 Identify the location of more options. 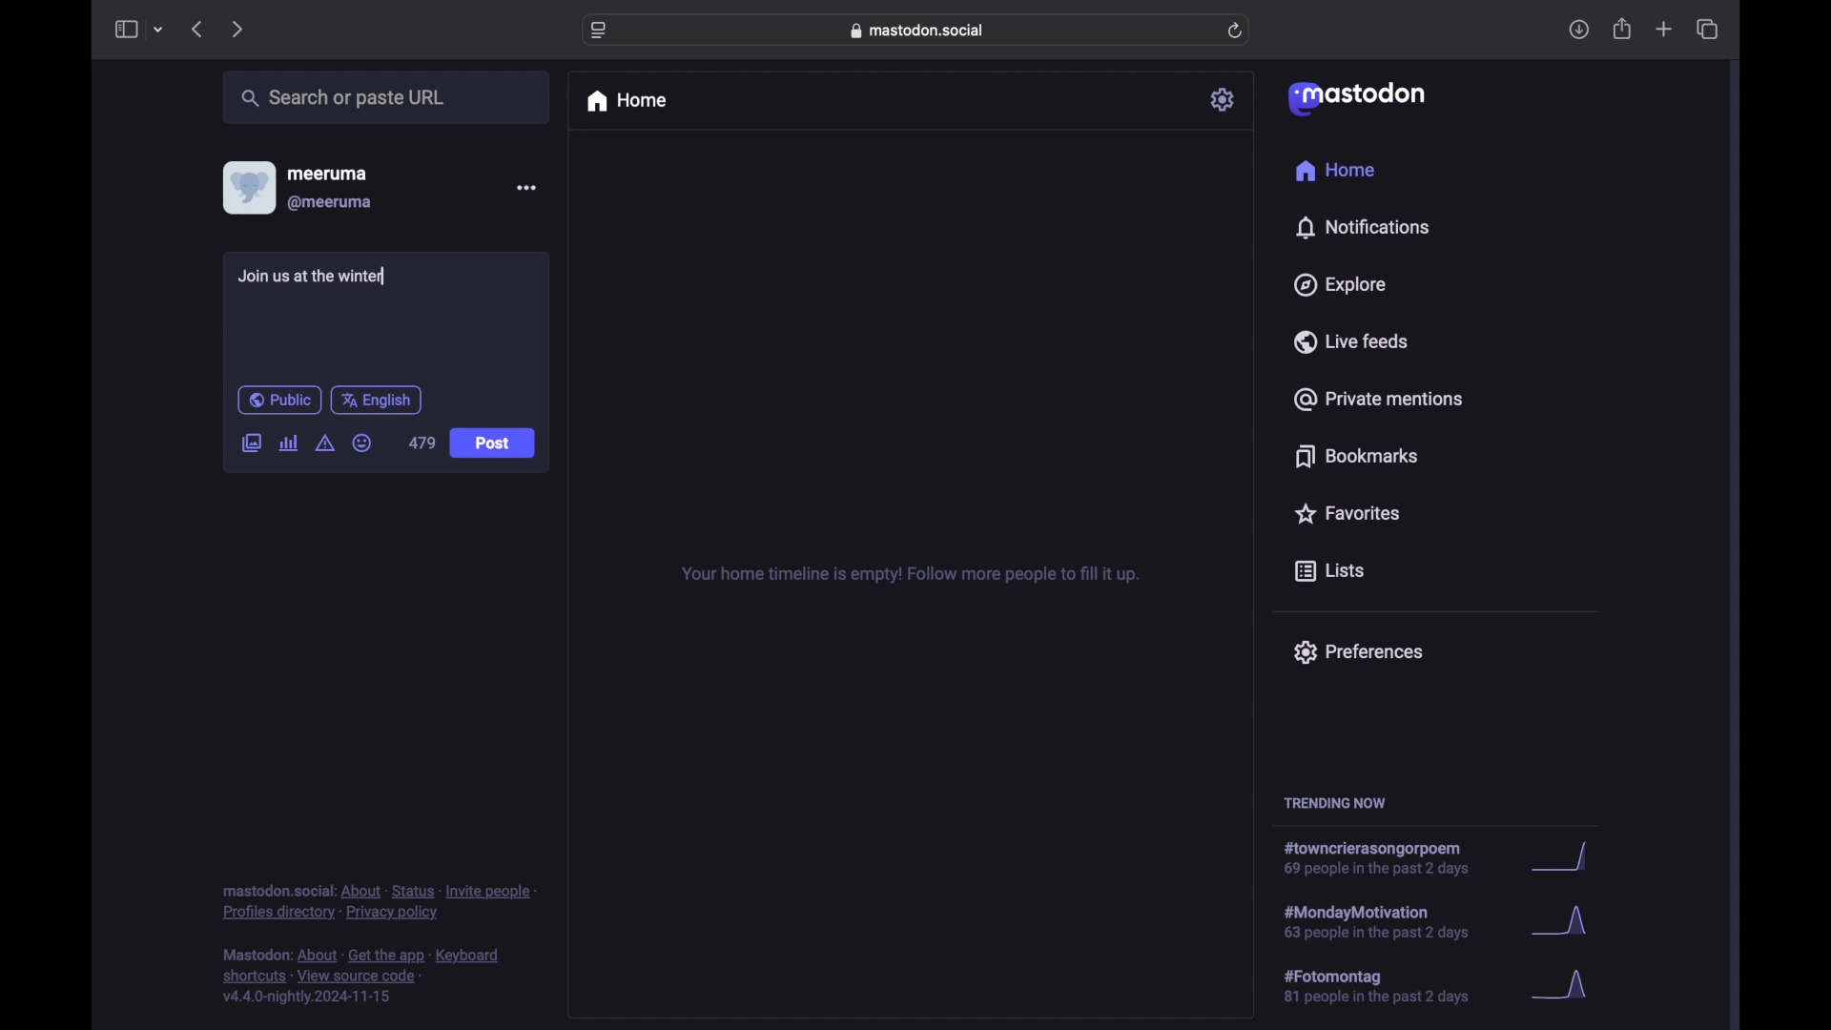
(526, 188).